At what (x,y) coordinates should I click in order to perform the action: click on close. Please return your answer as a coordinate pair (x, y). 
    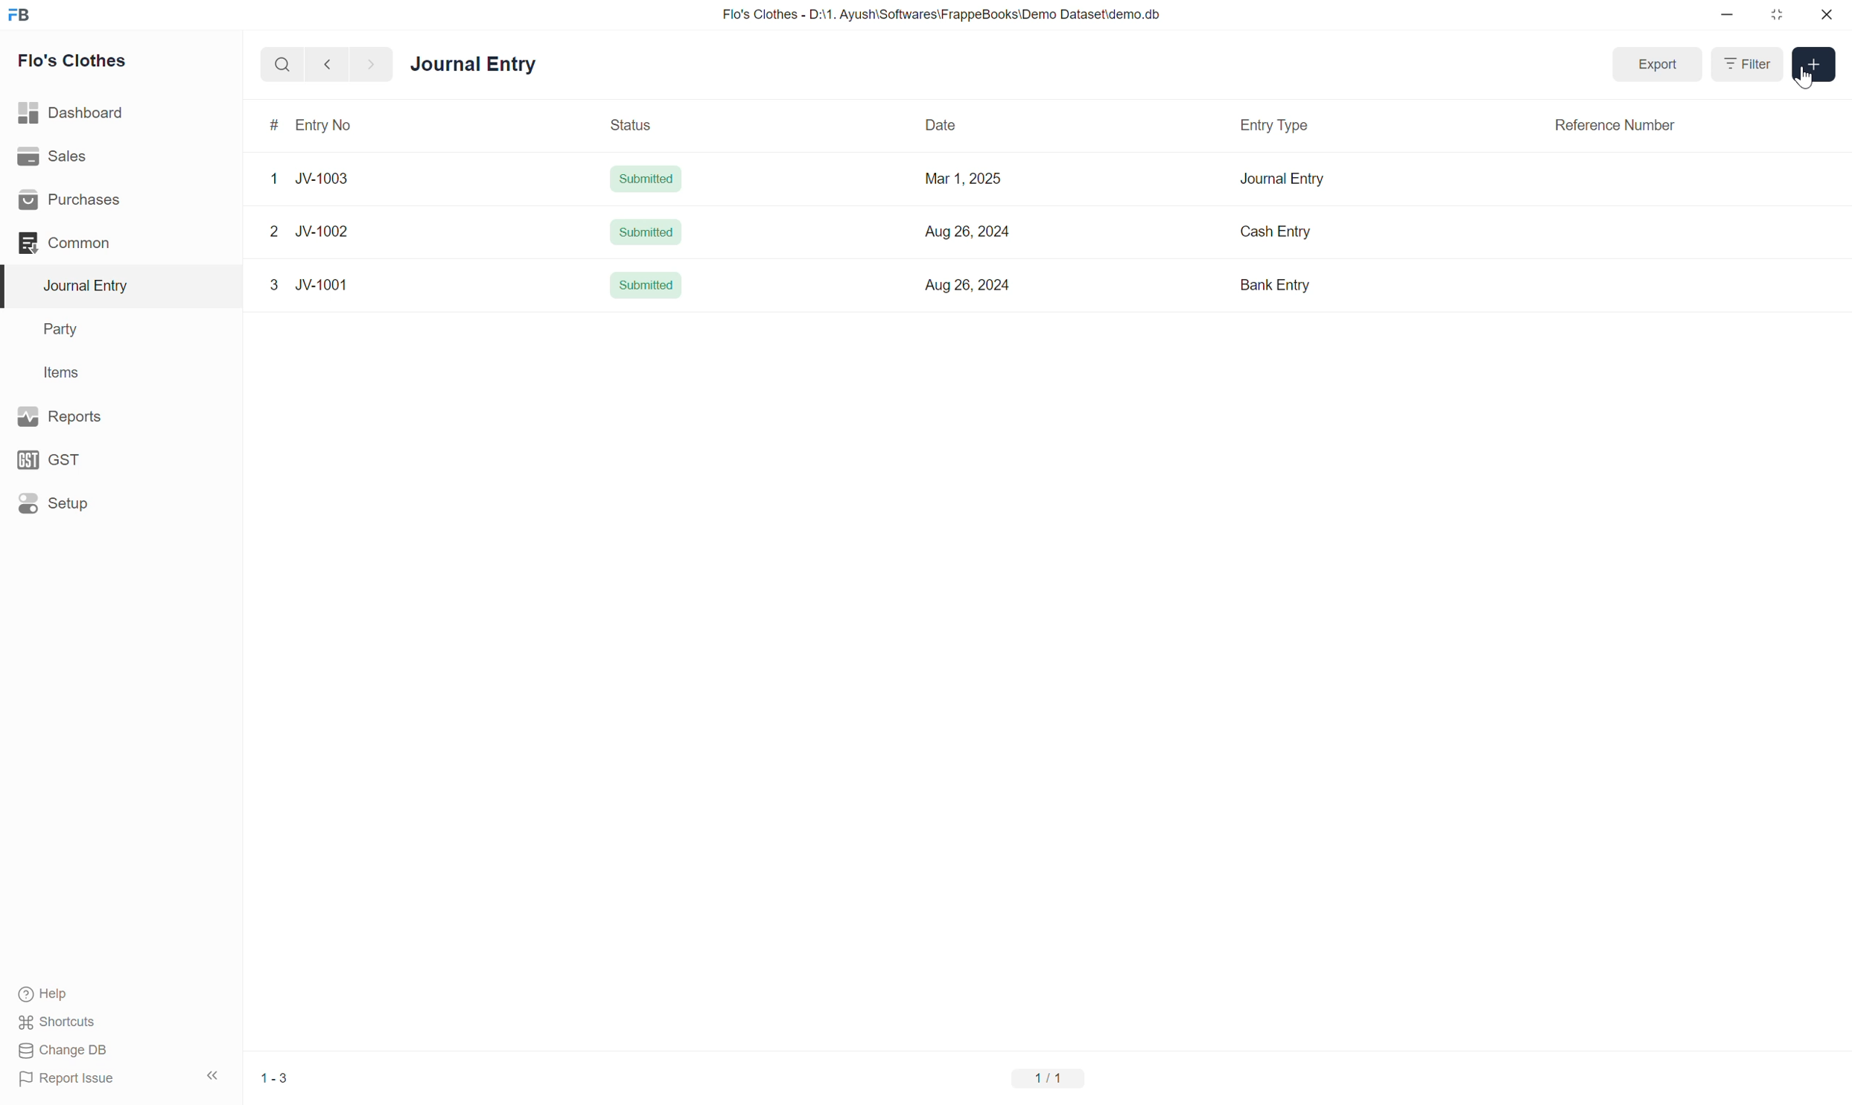
    Looking at the image, I should click on (1827, 14).